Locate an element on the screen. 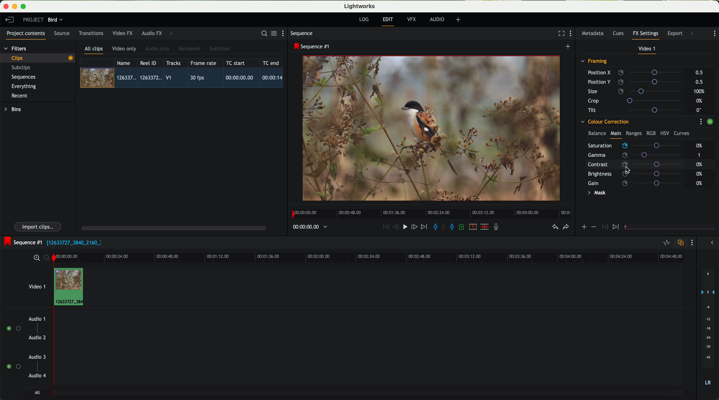  subtitles is located at coordinates (219, 49).